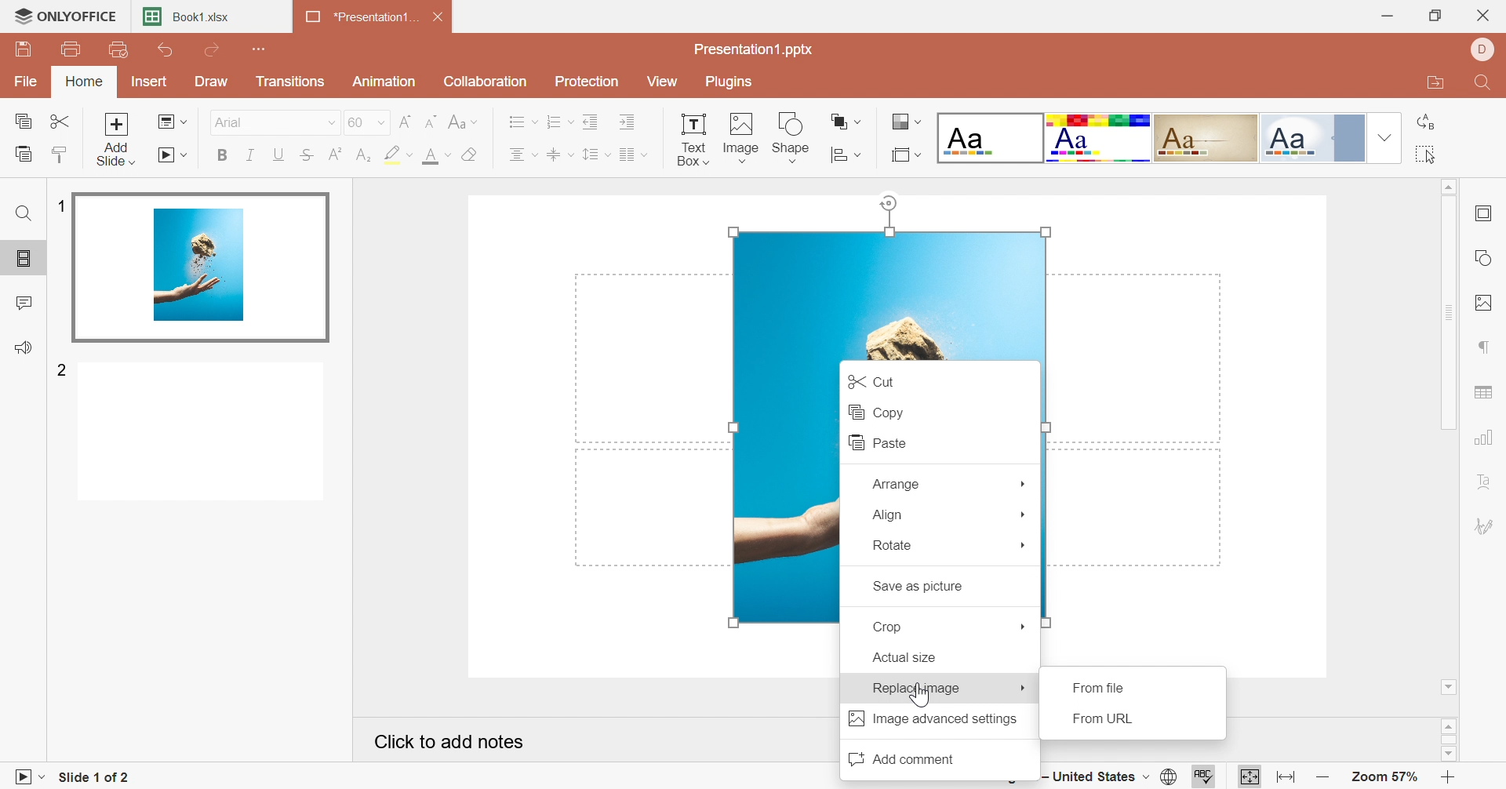 The width and height of the screenshot is (1506, 789). Describe the element at coordinates (692, 137) in the screenshot. I see `Text Box` at that location.